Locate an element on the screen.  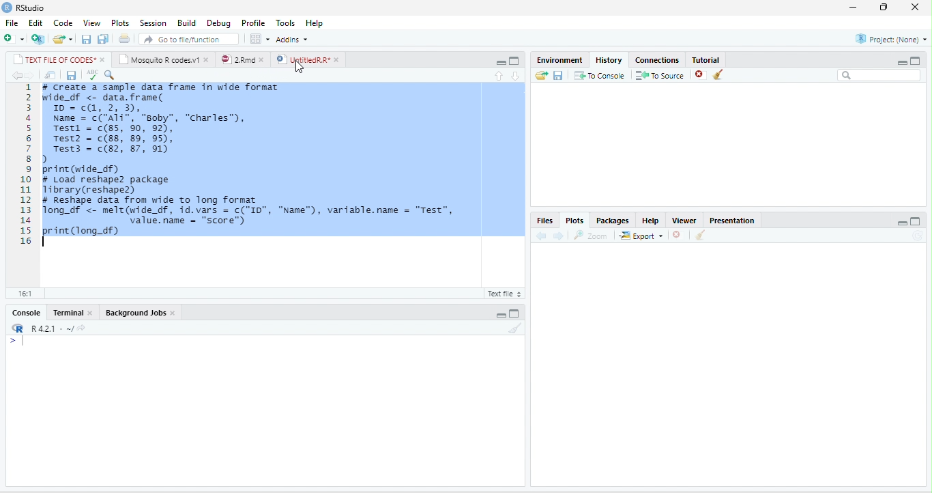
Addins is located at coordinates (292, 40).